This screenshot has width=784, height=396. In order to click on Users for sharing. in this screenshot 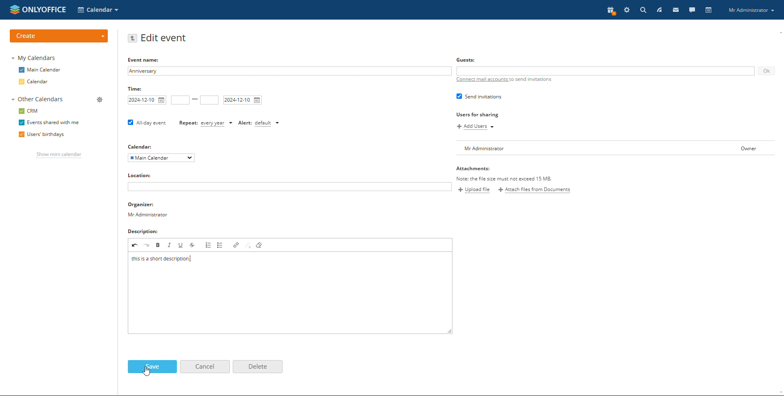, I will do `click(477, 114)`.